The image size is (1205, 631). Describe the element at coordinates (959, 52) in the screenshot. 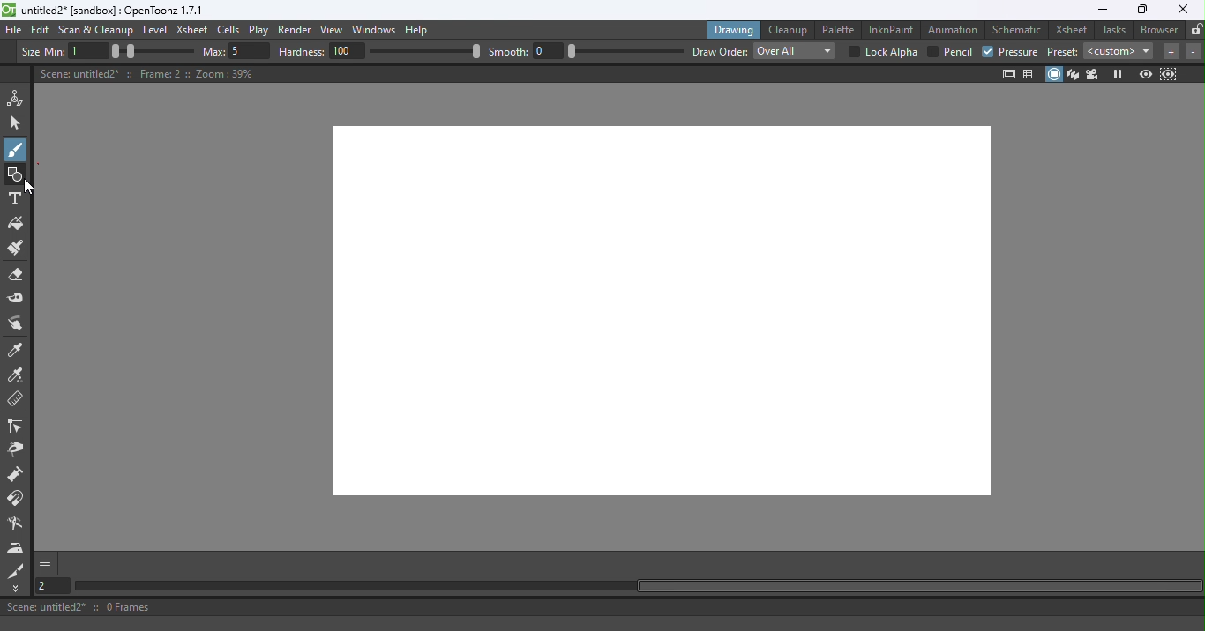

I see `Pencil` at that location.